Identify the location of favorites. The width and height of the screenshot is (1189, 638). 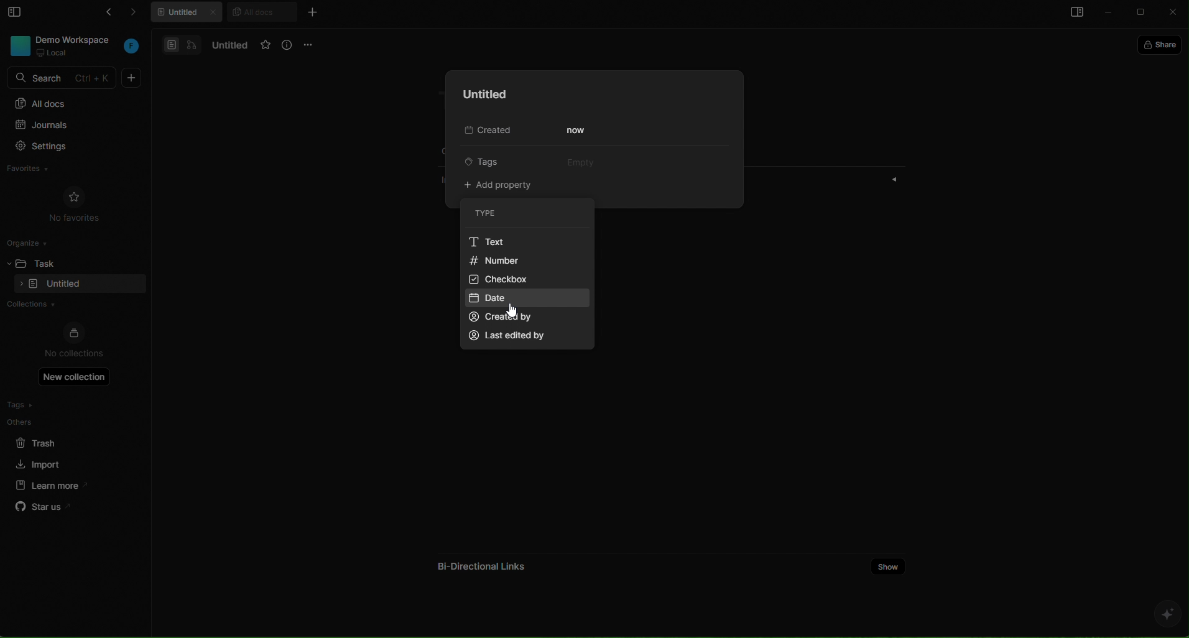
(266, 45).